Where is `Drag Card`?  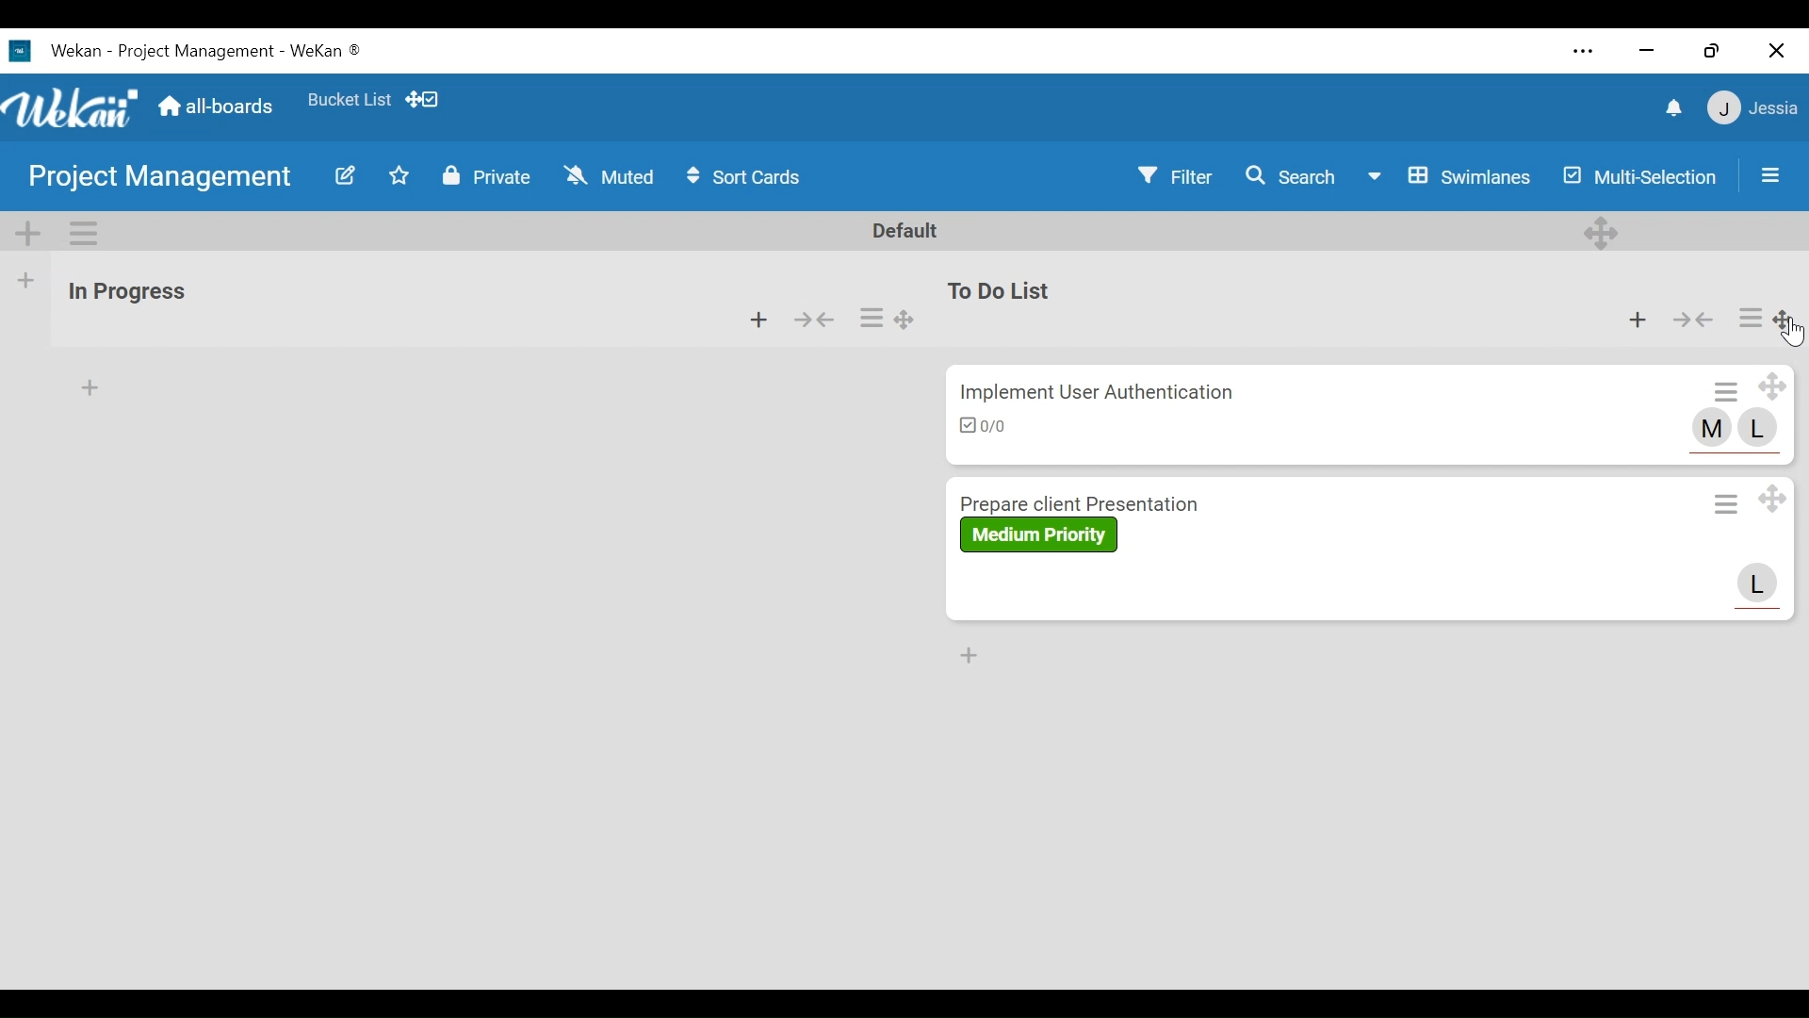
Drag Card is located at coordinates (1772, 386).